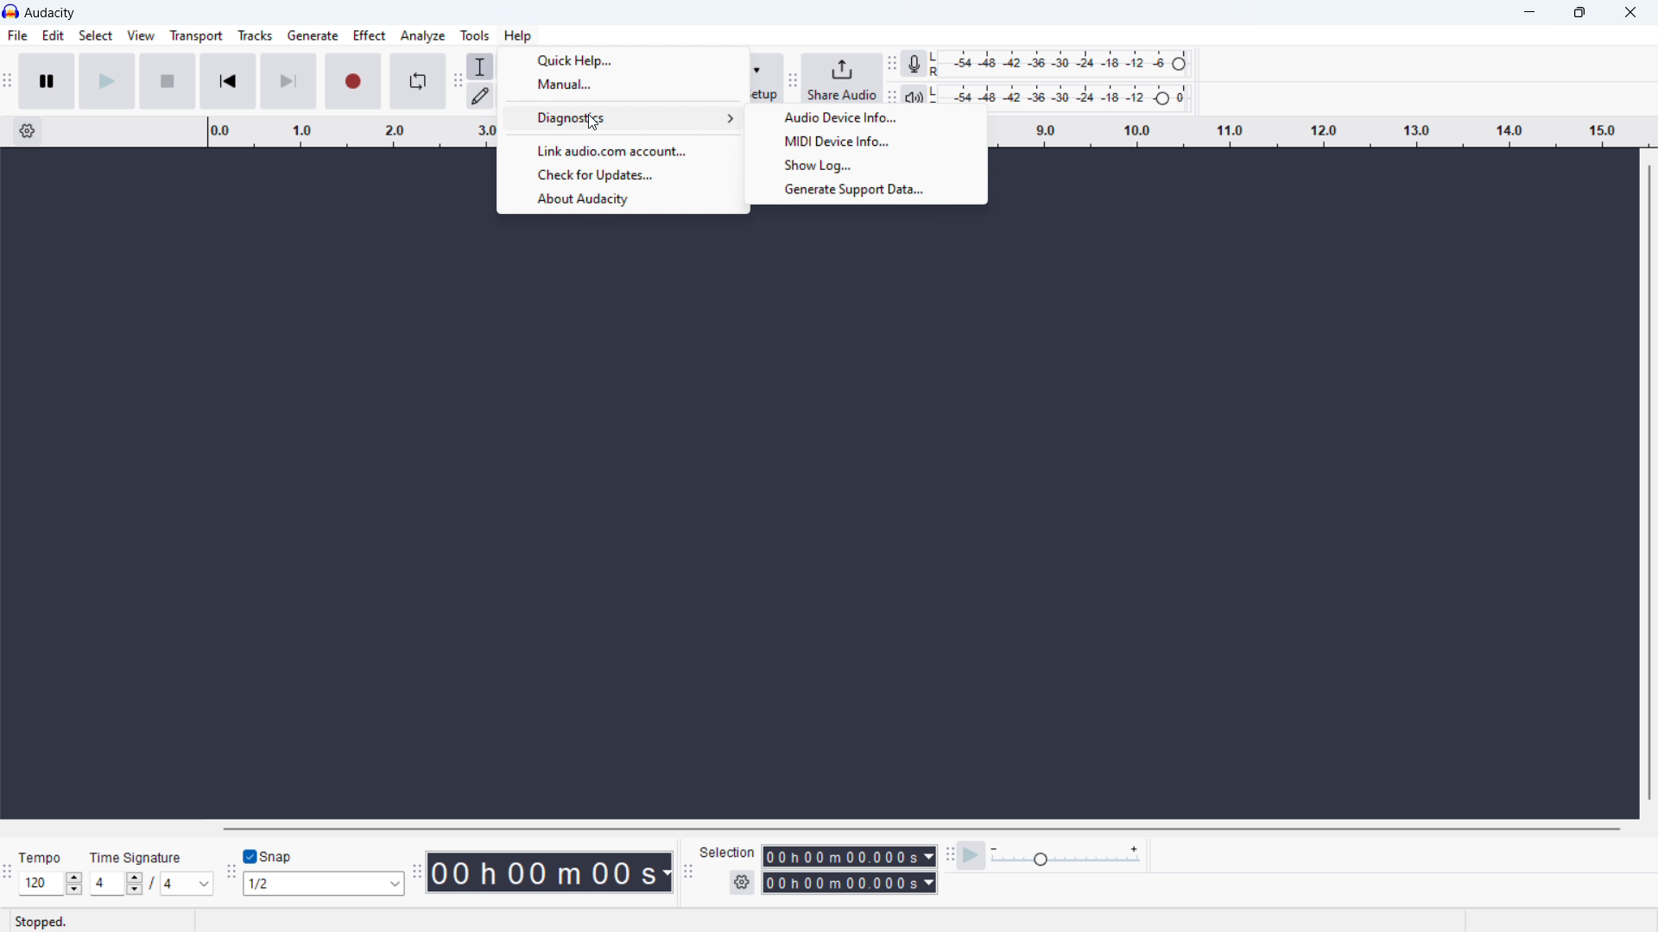  What do you see at coordinates (417, 873) in the screenshot?
I see `time toolbar` at bounding box center [417, 873].